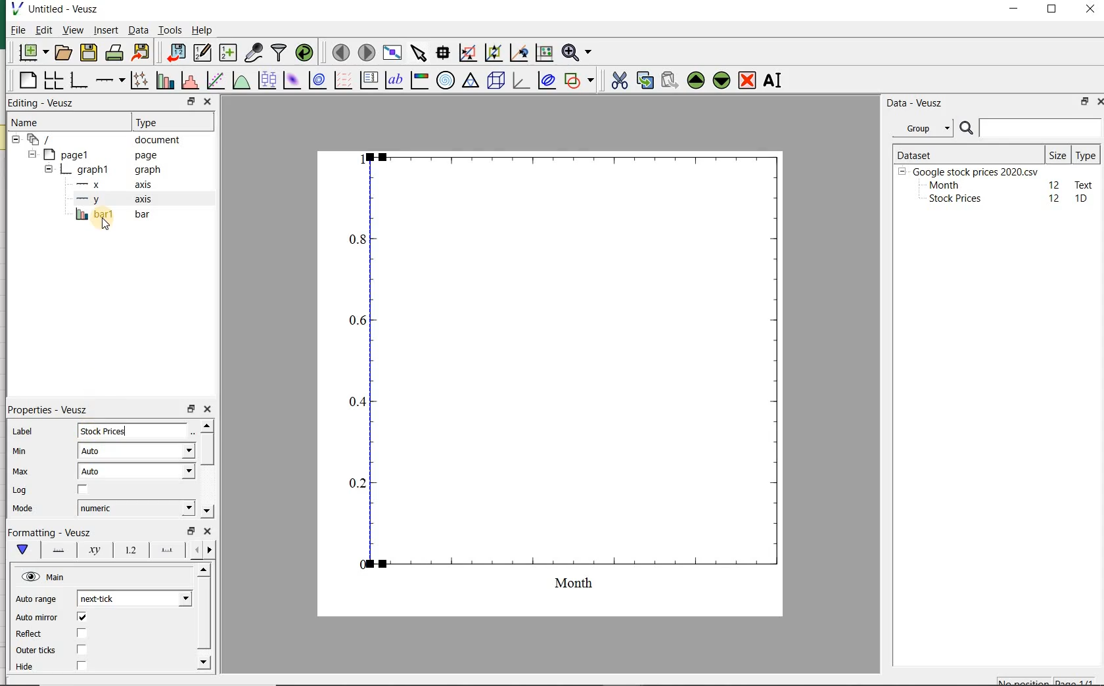 The image size is (1104, 686). What do you see at coordinates (173, 53) in the screenshot?
I see `import data into Veusz` at bounding box center [173, 53].